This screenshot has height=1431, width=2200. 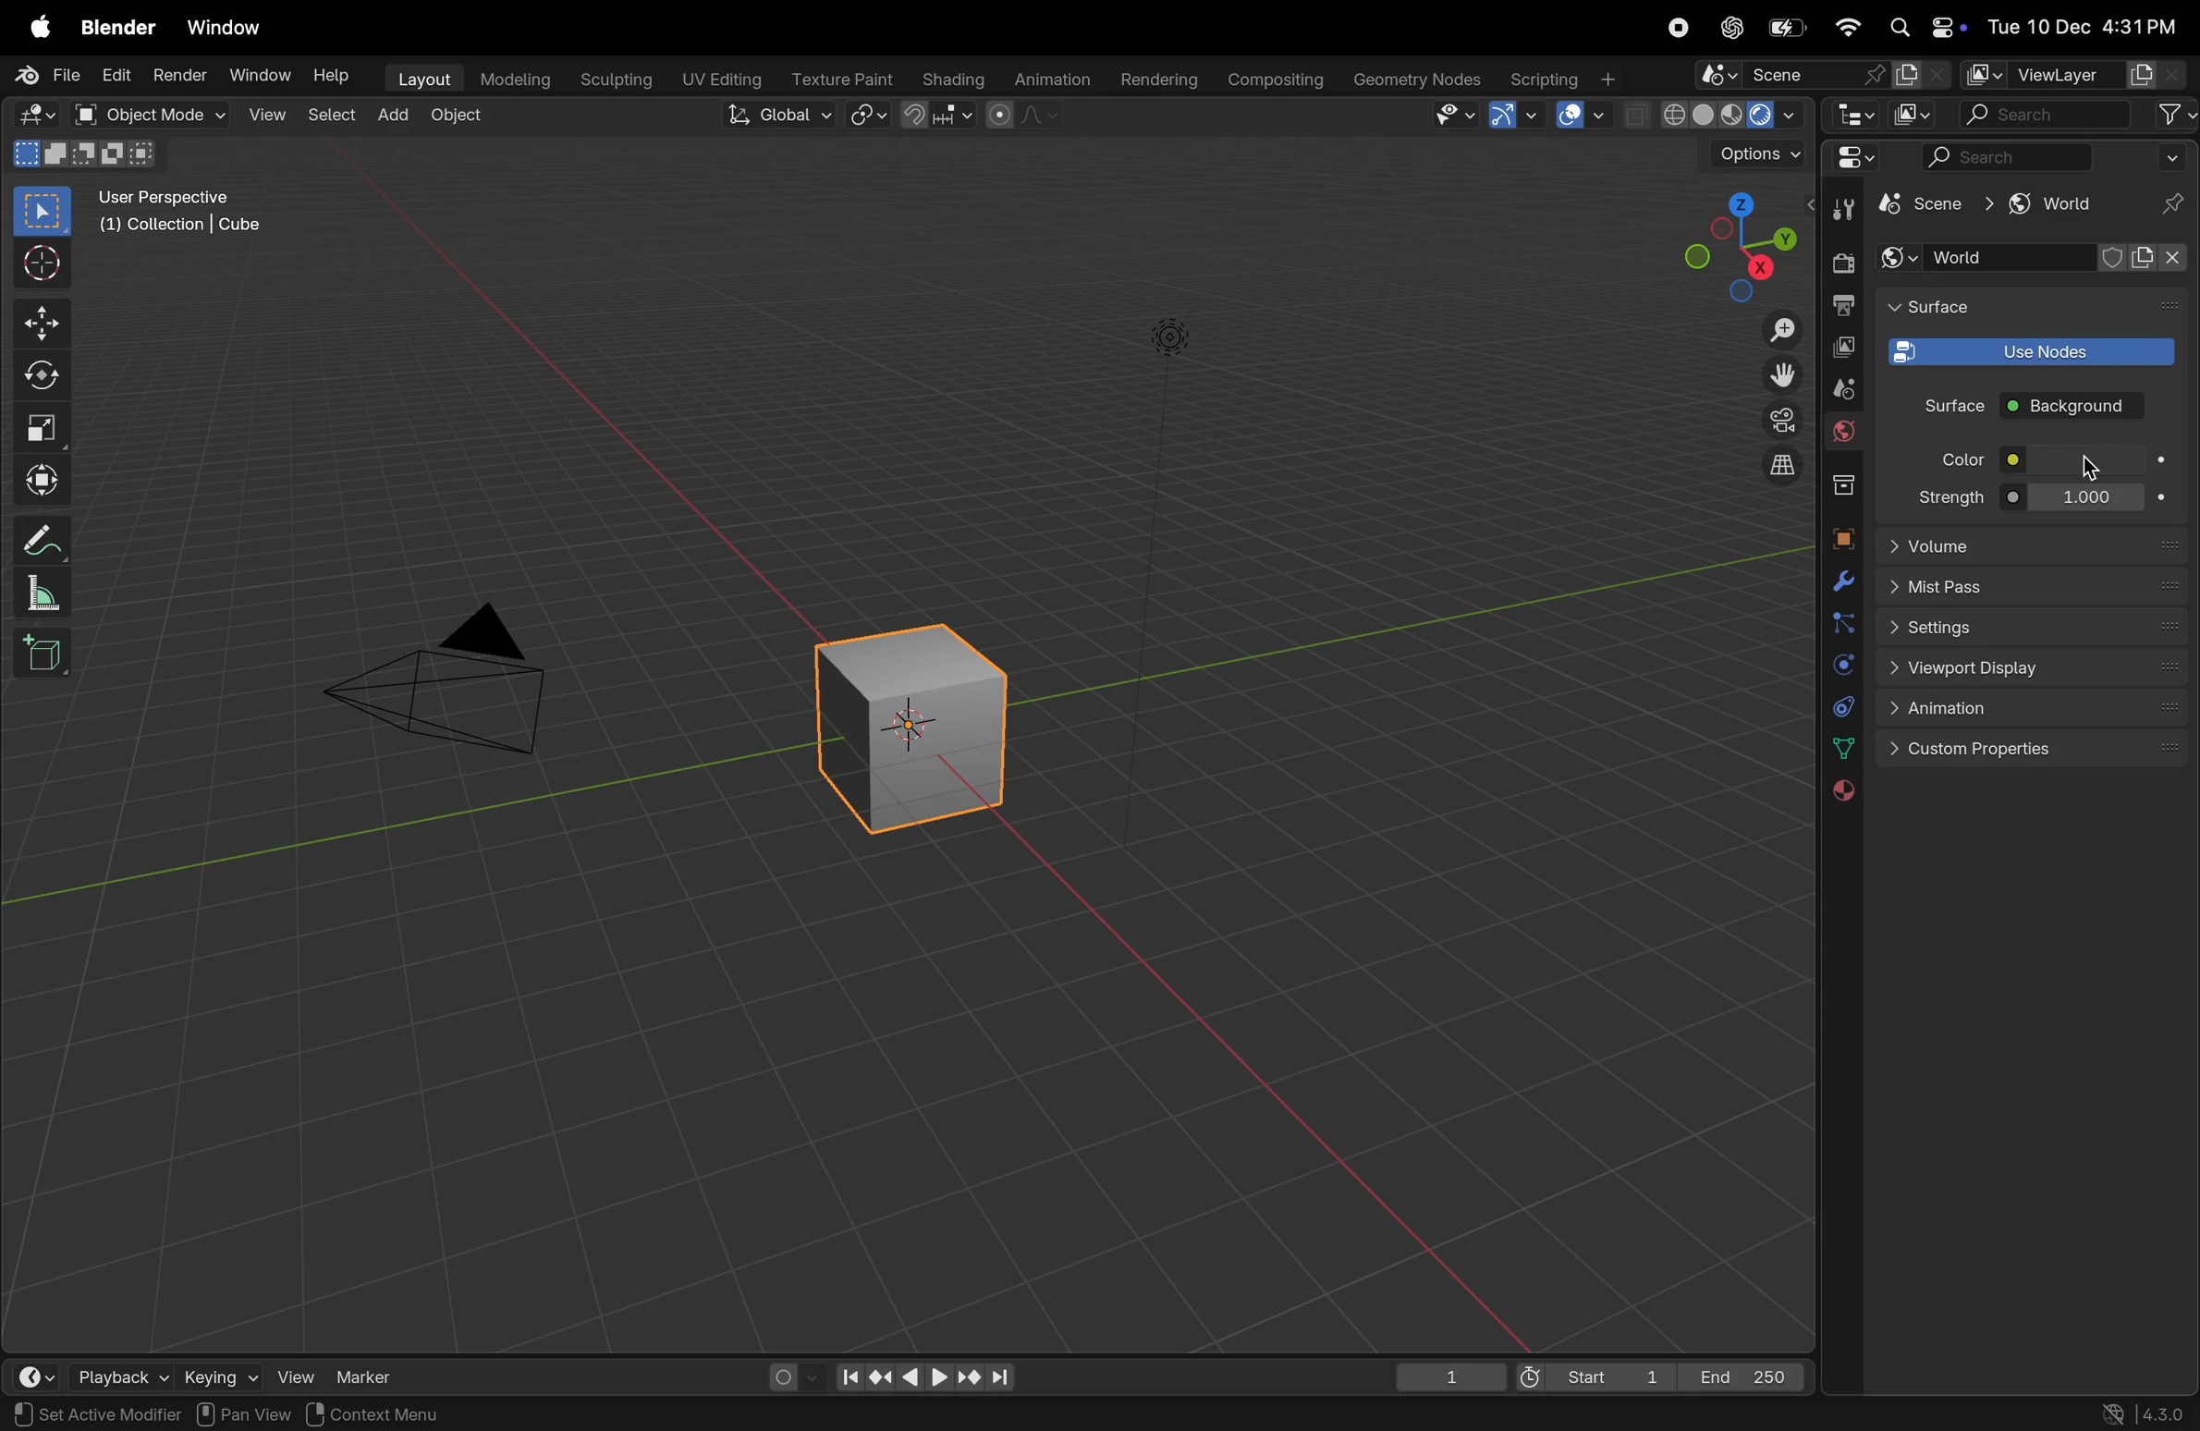 I want to click on show gimzo, so click(x=1519, y=116).